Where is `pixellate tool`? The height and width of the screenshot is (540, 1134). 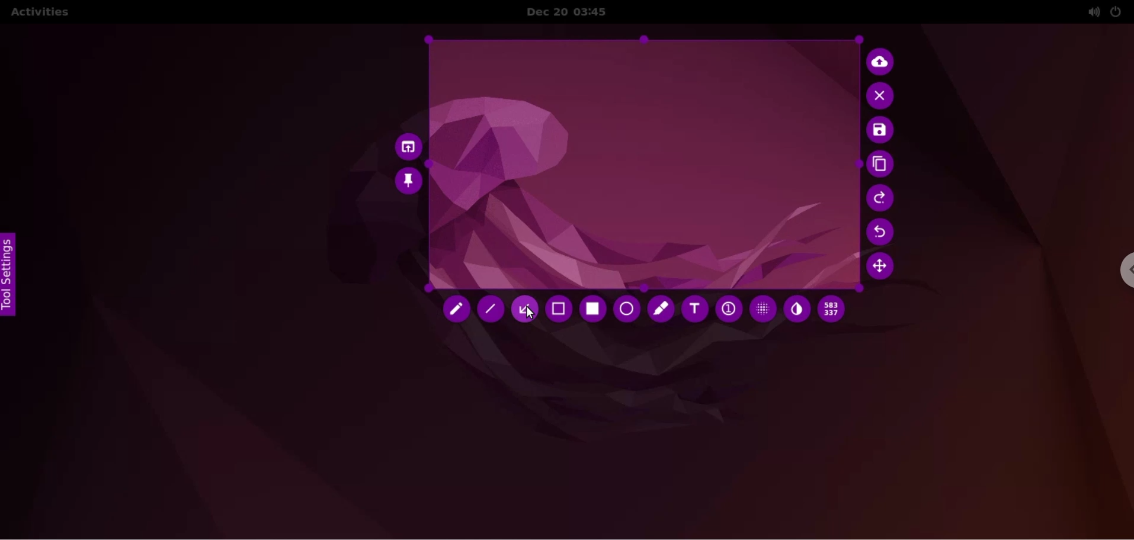
pixellate tool is located at coordinates (760, 308).